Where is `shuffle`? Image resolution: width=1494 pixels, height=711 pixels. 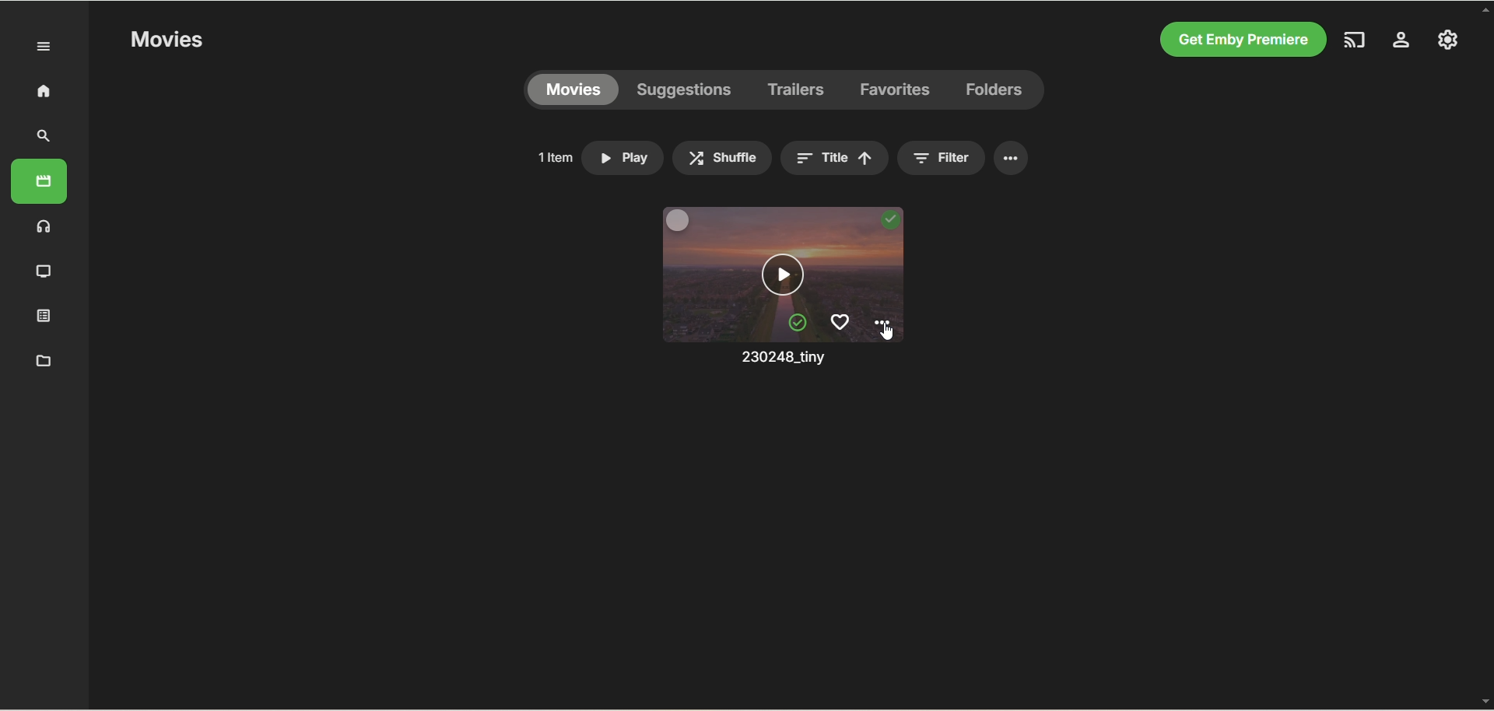 shuffle is located at coordinates (722, 158).